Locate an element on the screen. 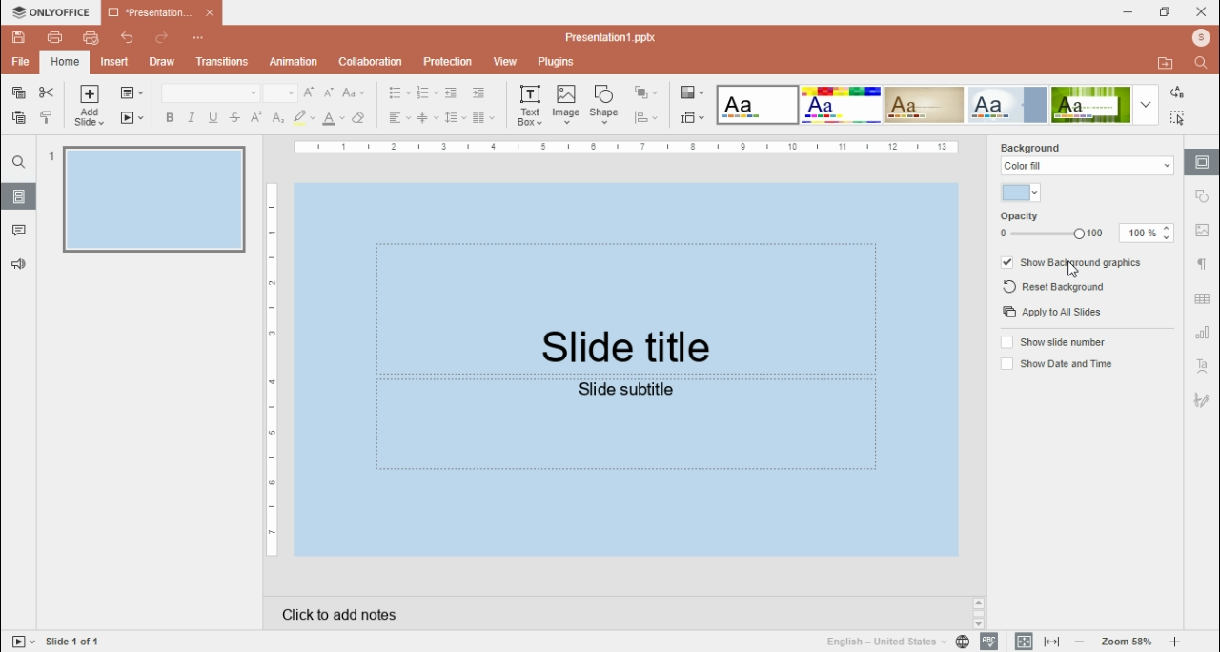  fill color is located at coordinates (1015, 192).